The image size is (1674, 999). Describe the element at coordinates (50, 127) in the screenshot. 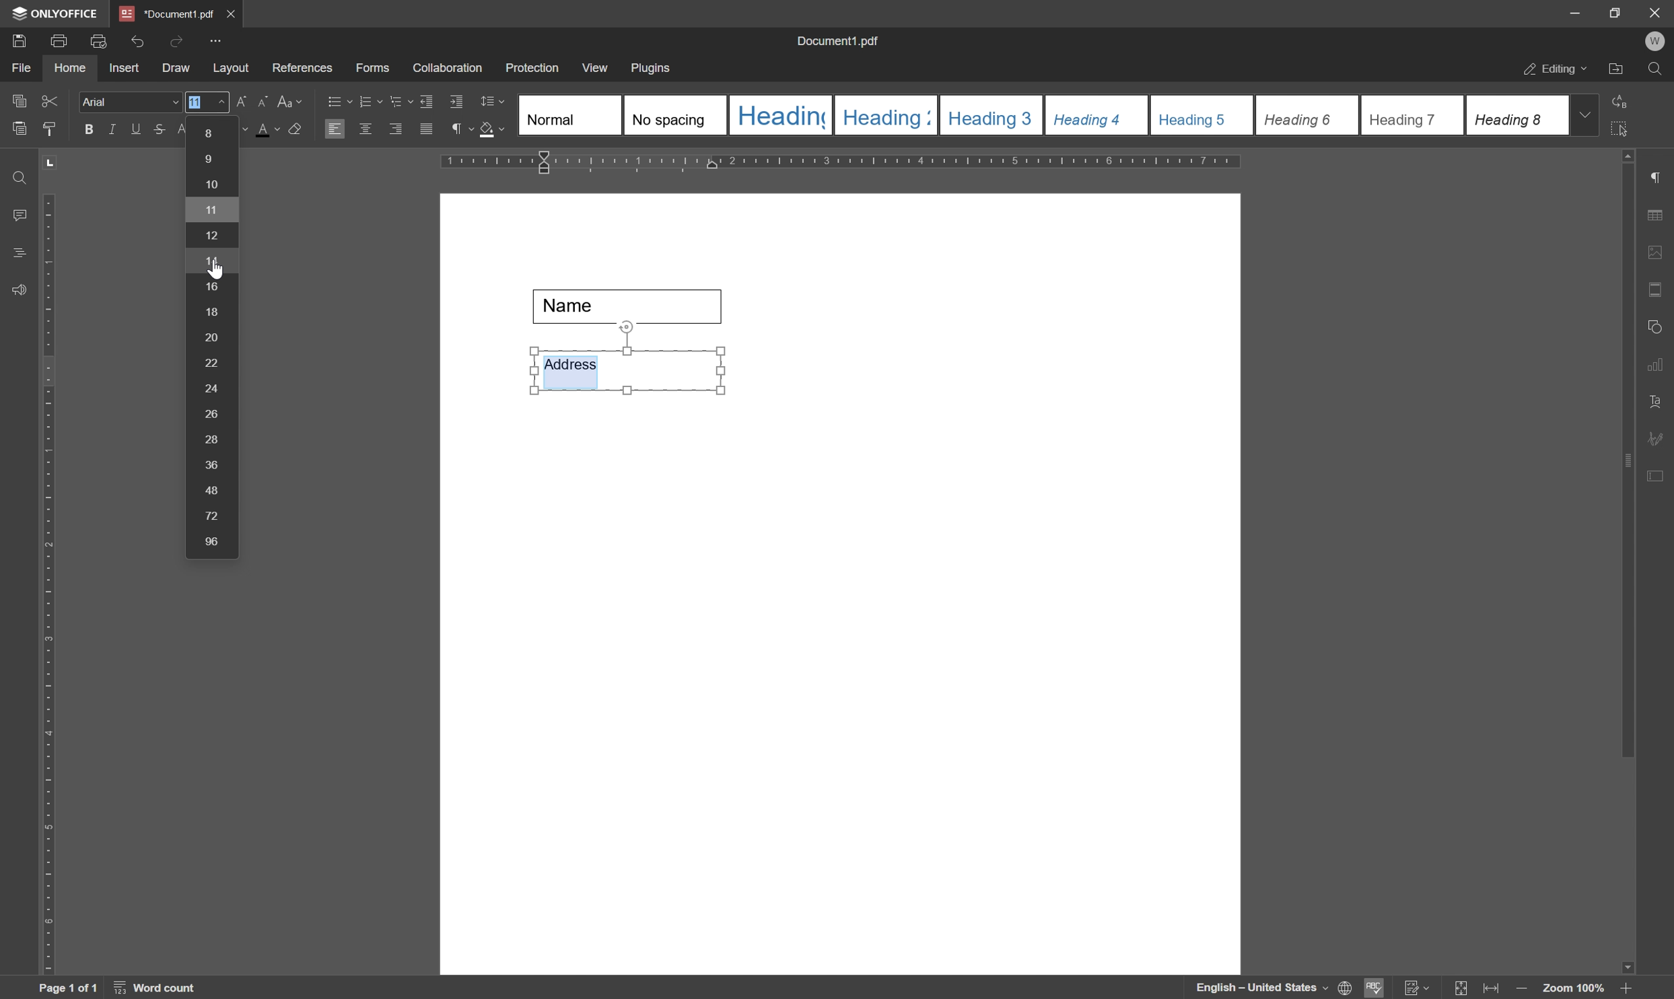

I see `copy style` at that location.